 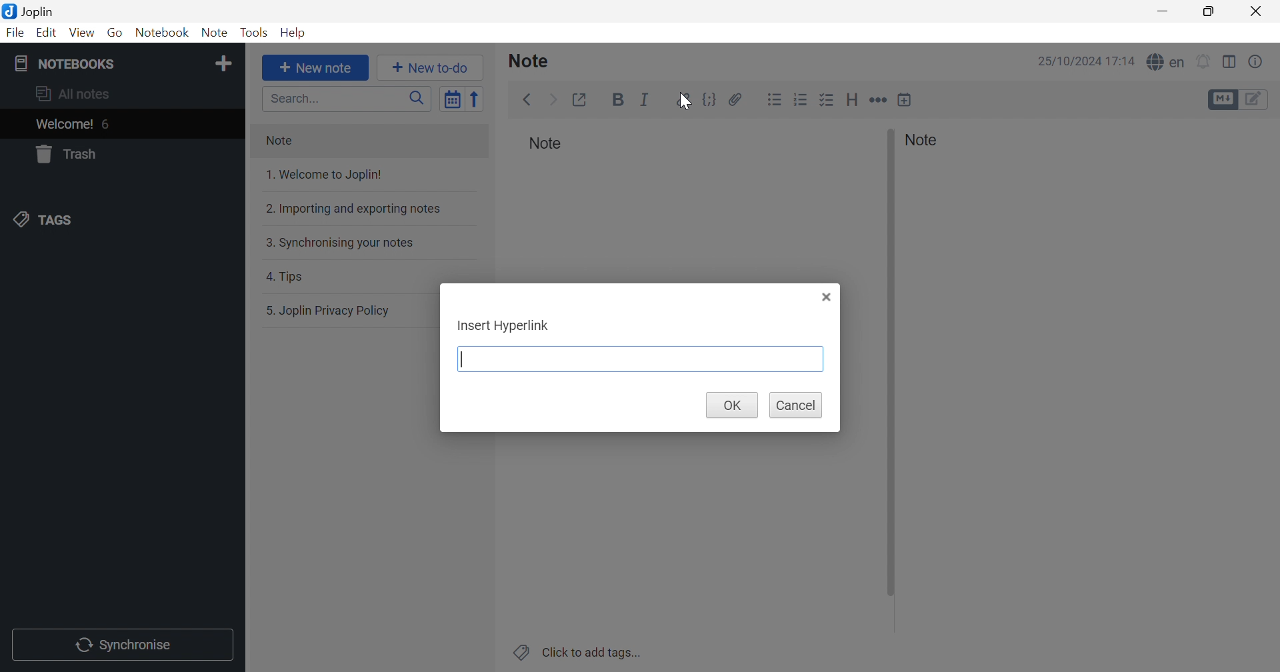 I want to click on 1. Welcome to Joplin!, so click(x=361, y=176).